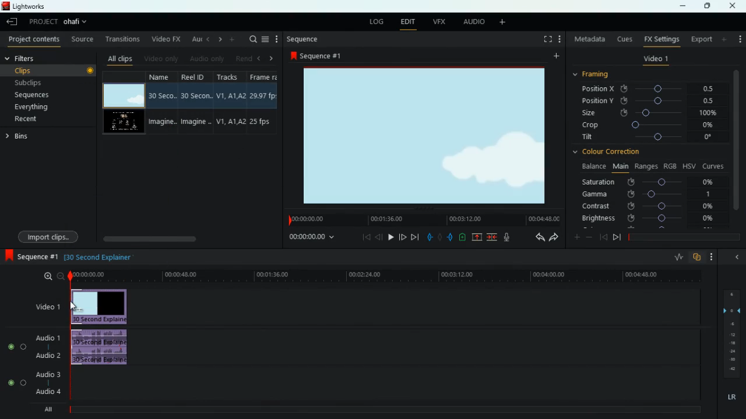  I want to click on V1, A1, A2, so click(230, 94).